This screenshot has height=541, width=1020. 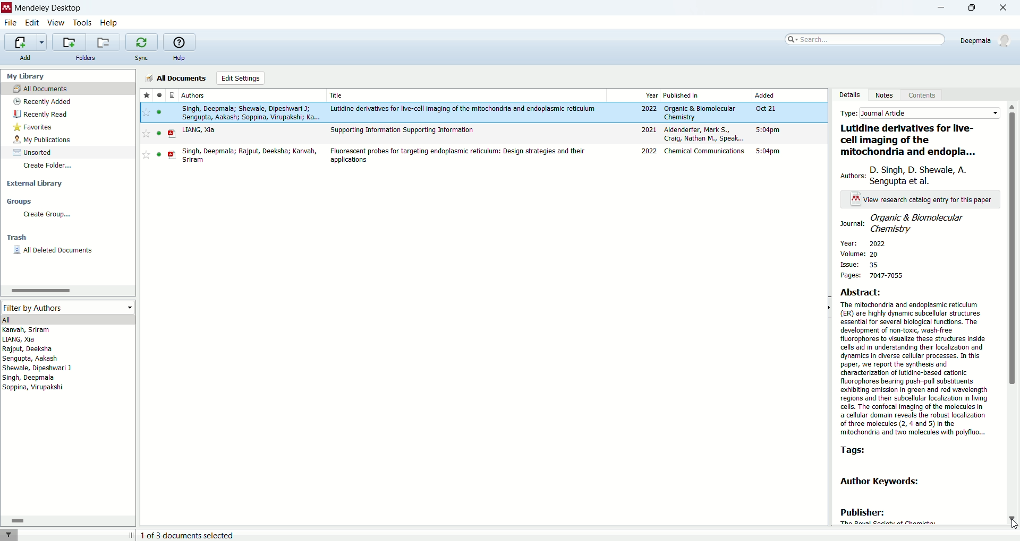 What do you see at coordinates (27, 330) in the screenshot?
I see `kanvah, sriram` at bounding box center [27, 330].